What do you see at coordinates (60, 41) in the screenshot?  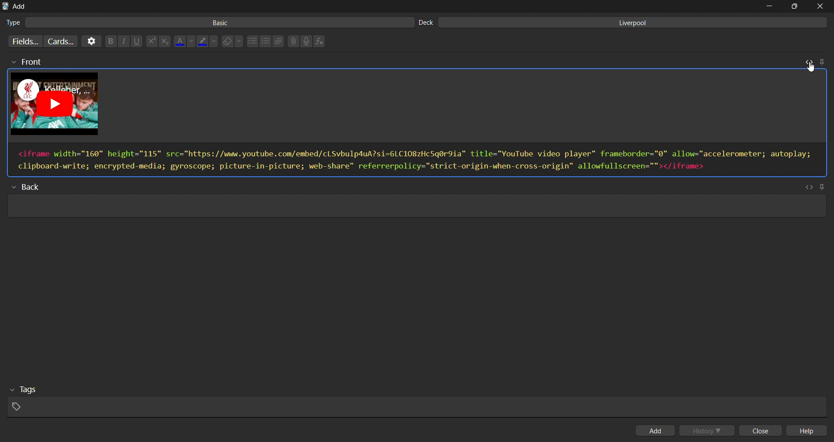 I see `customize card templates` at bounding box center [60, 41].